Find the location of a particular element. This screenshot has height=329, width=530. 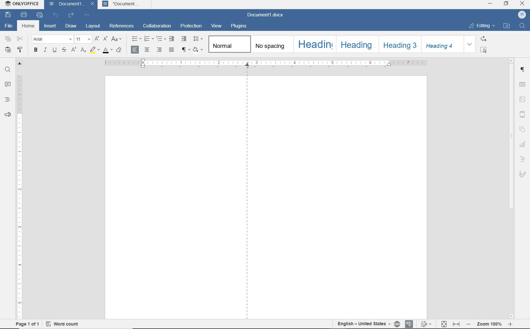

zoom in is located at coordinates (511, 325).